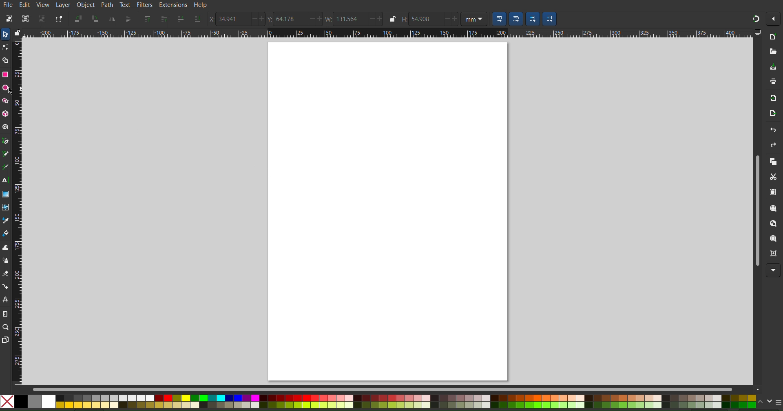 Image resolution: width=783 pixels, height=411 pixels. What do you see at coordinates (85, 5) in the screenshot?
I see `Object` at bounding box center [85, 5].